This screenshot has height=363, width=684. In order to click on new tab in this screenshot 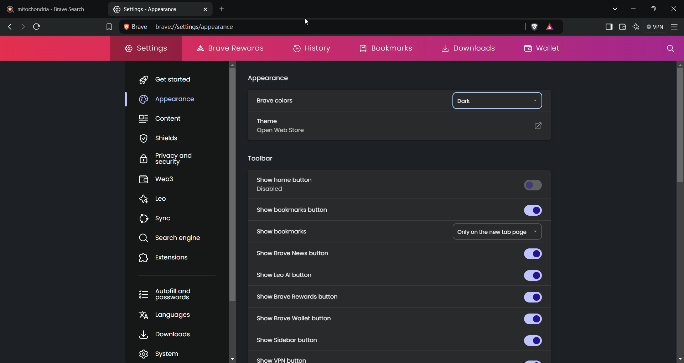, I will do `click(225, 8)`.